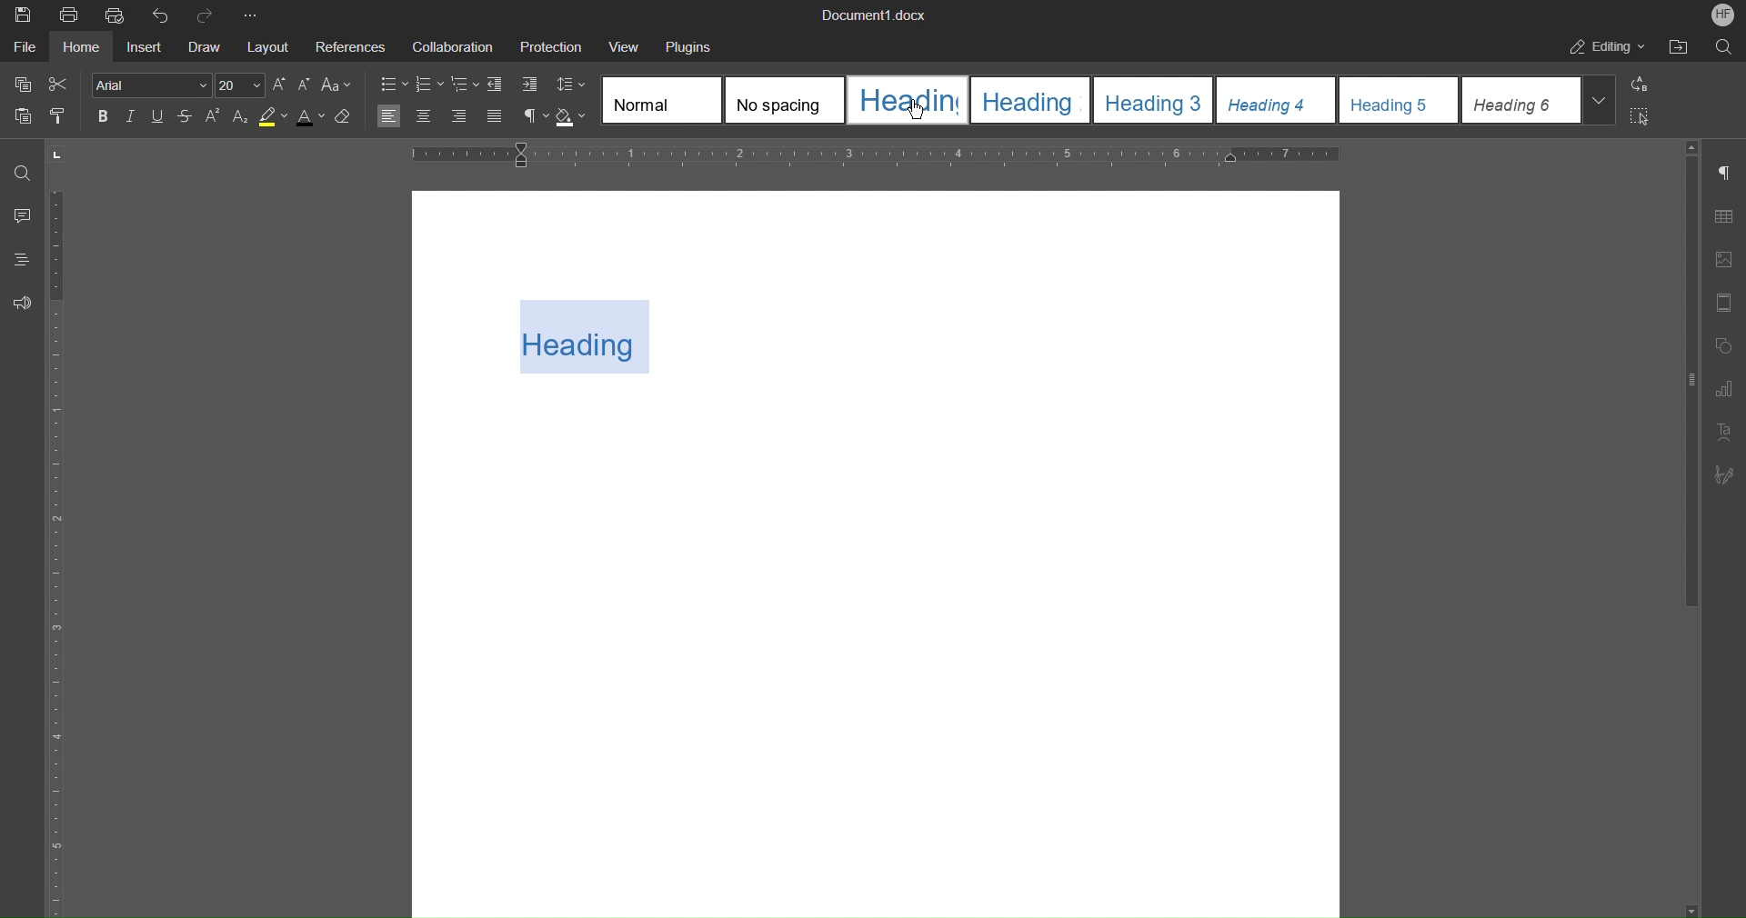 The height and width of the screenshot is (918, 1746). I want to click on Bold, so click(105, 117).